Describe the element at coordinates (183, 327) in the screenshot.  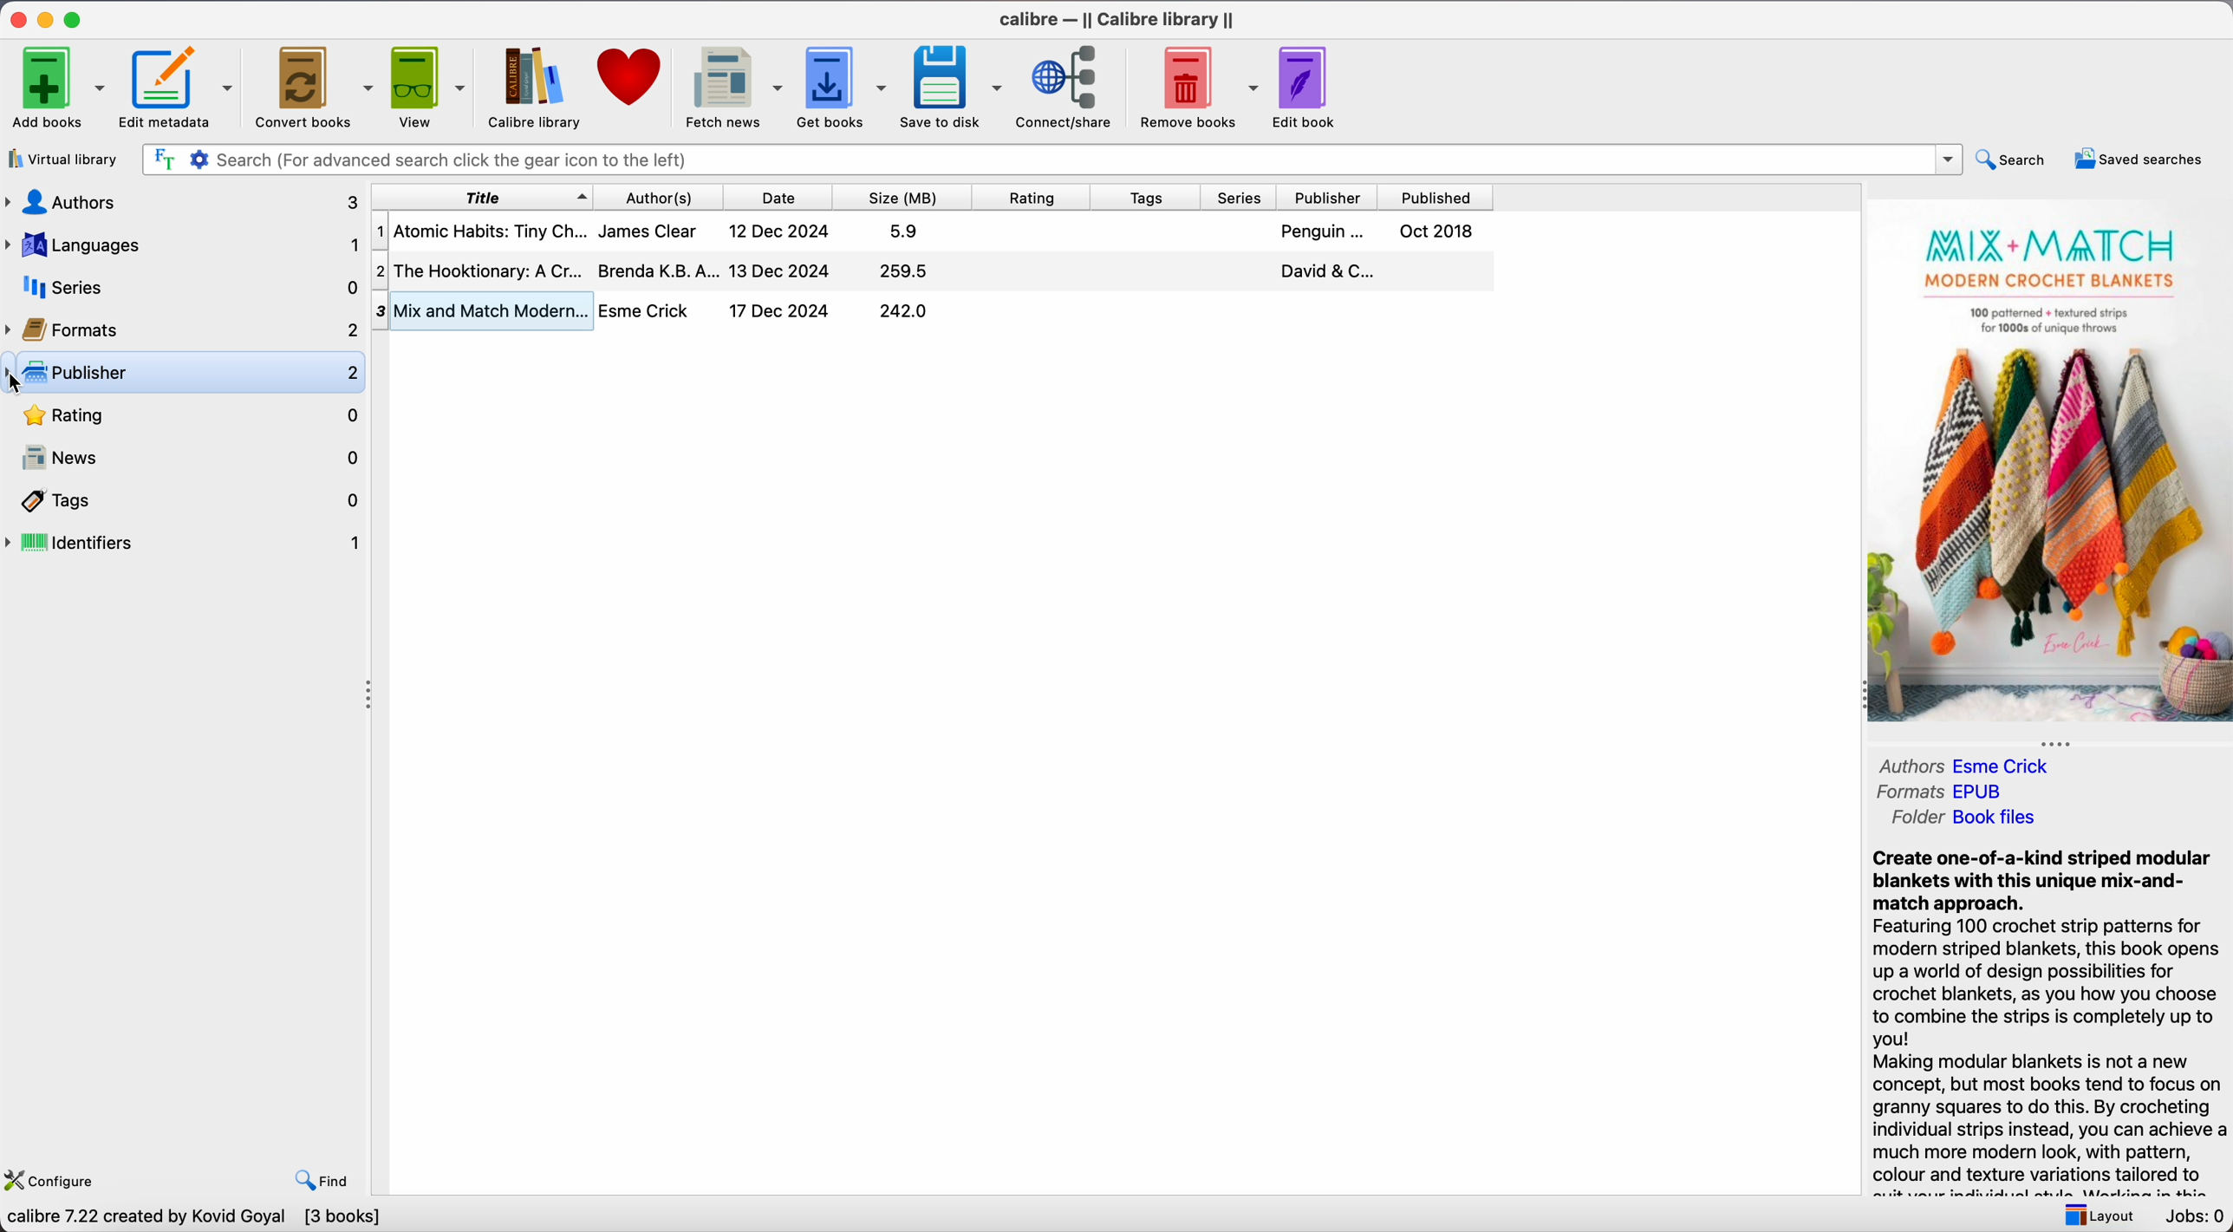
I see `formats` at that location.